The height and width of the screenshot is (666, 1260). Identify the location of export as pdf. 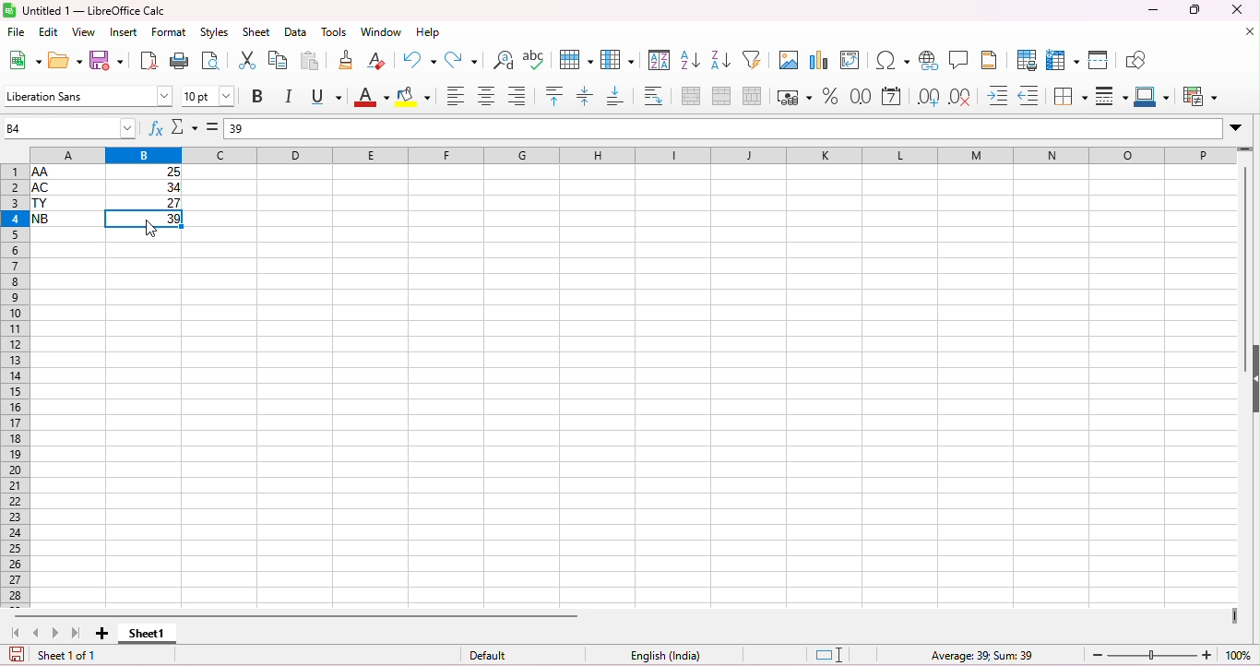
(149, 60).